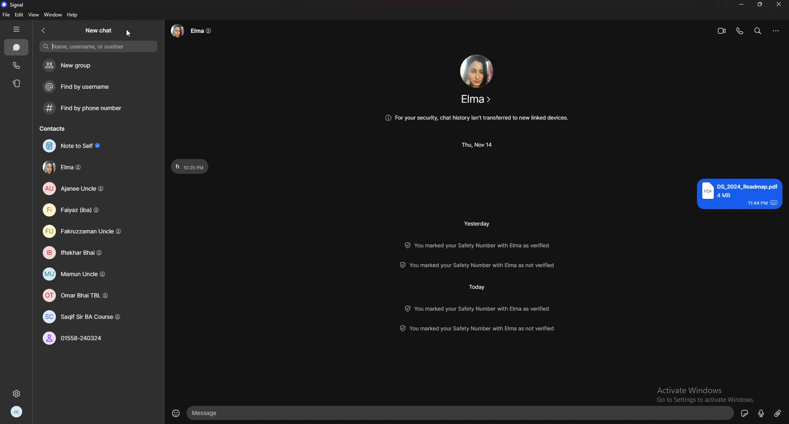  I want to click on contact, so click(85, 188).